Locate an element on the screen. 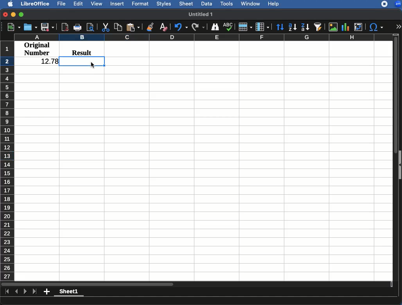  Original number is located at coordinates (37, 50).